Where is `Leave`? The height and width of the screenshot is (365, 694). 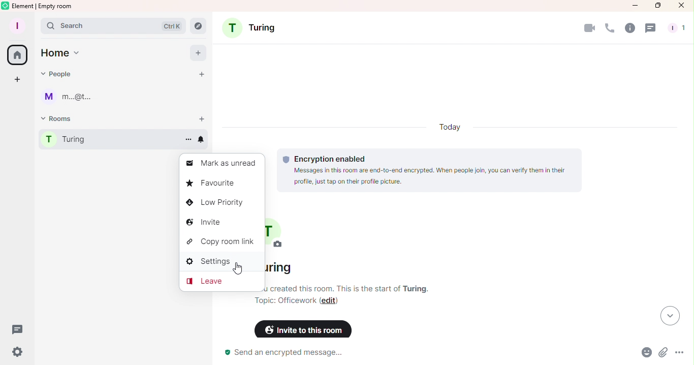
Leave is located at coordinates (204, 283).